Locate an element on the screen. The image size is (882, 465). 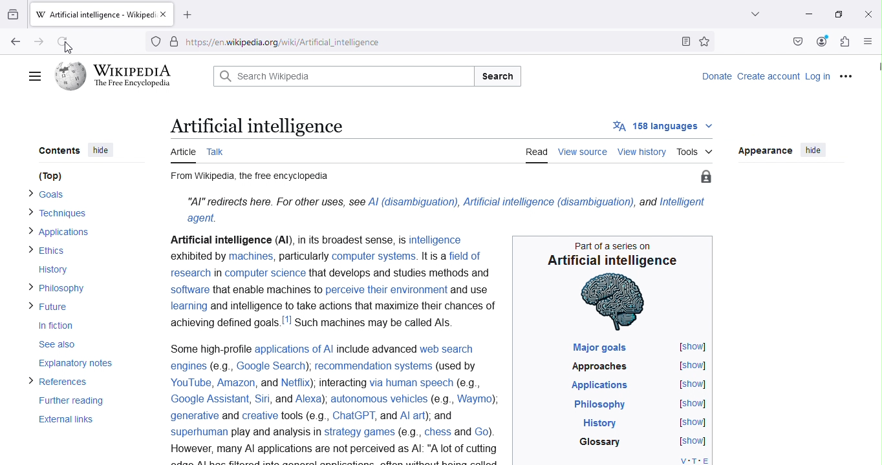
exhibited by is located at coordinates (195, 255).